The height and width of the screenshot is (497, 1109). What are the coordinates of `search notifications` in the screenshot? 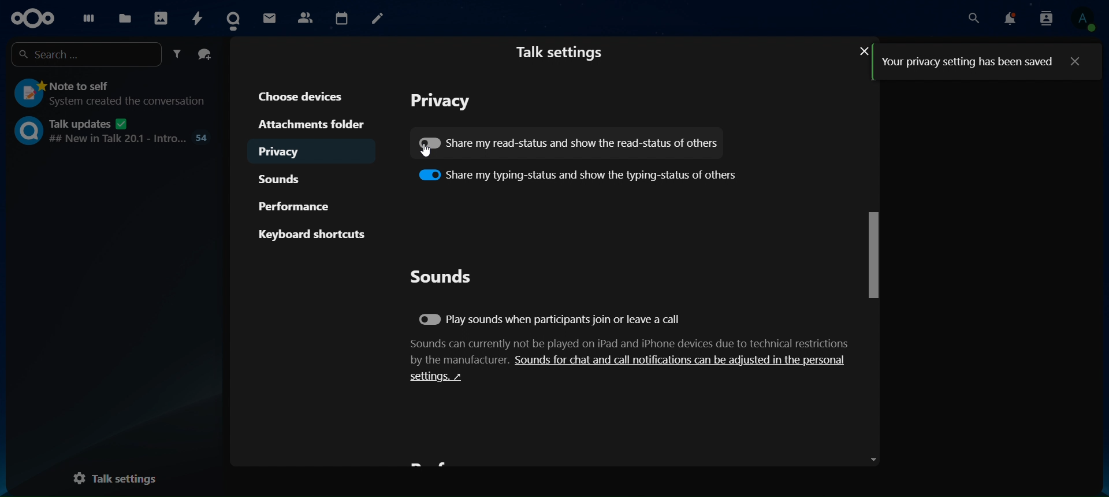 It's located at (1046, 19).